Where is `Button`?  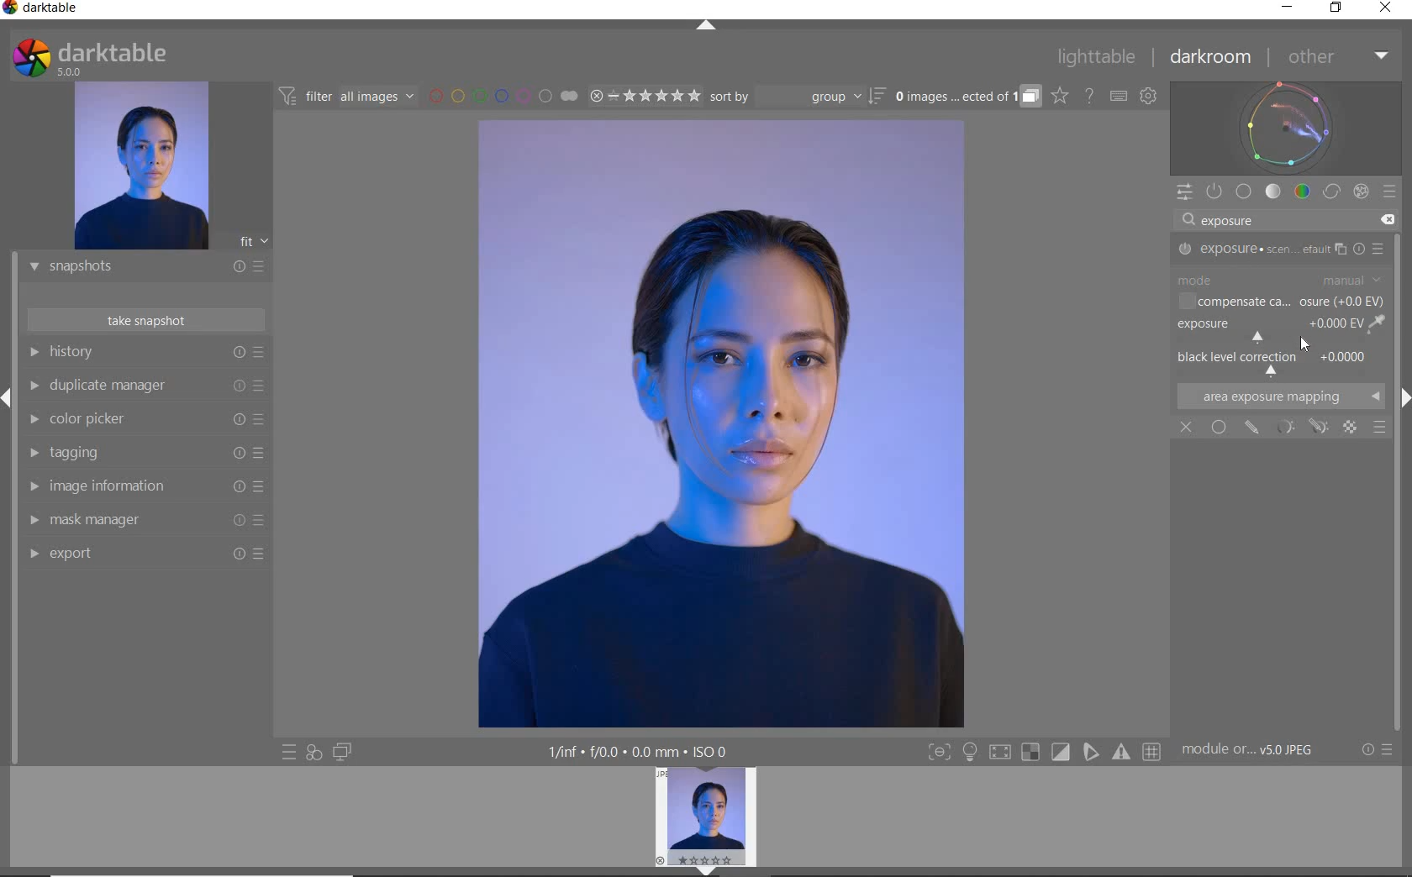
Button is located at coordinates (999, 754).